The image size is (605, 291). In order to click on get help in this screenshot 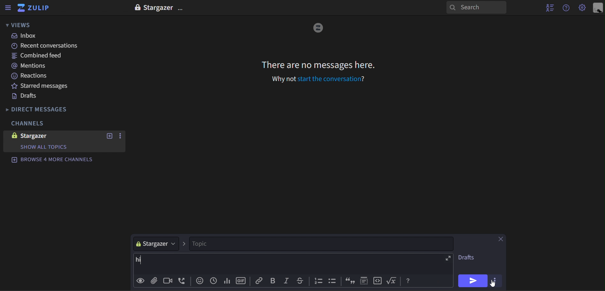, I will do `click(567, 8)`.